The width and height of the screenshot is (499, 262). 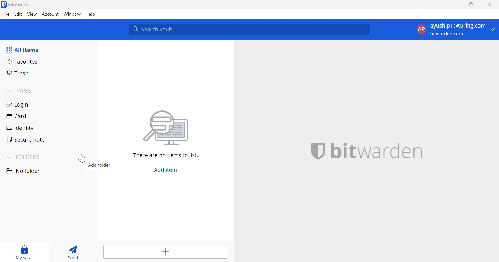 I want to click on Drop Down, so click(x=10, y=157).